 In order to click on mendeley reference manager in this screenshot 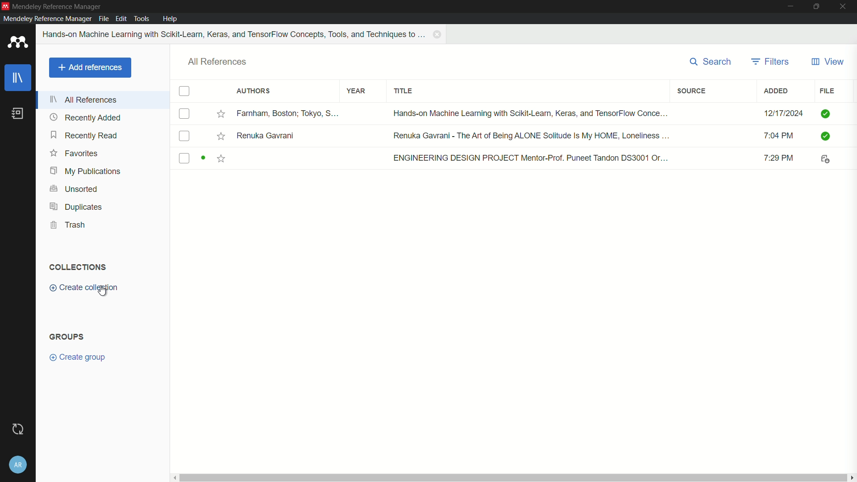, I will do `click(47, 18)`.